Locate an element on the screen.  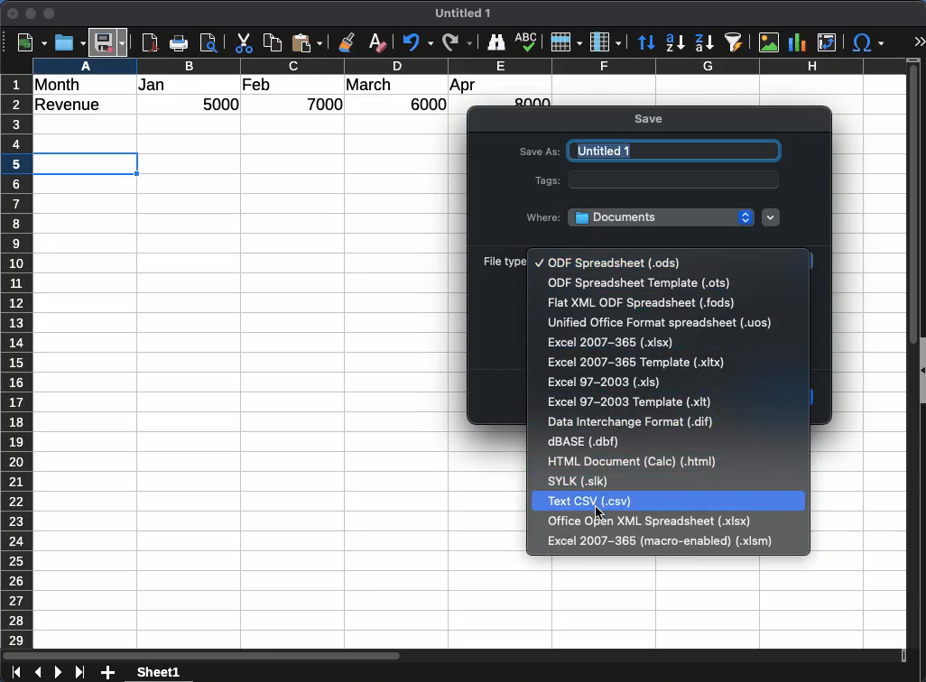
minimize is located at coordinates (32, 14).